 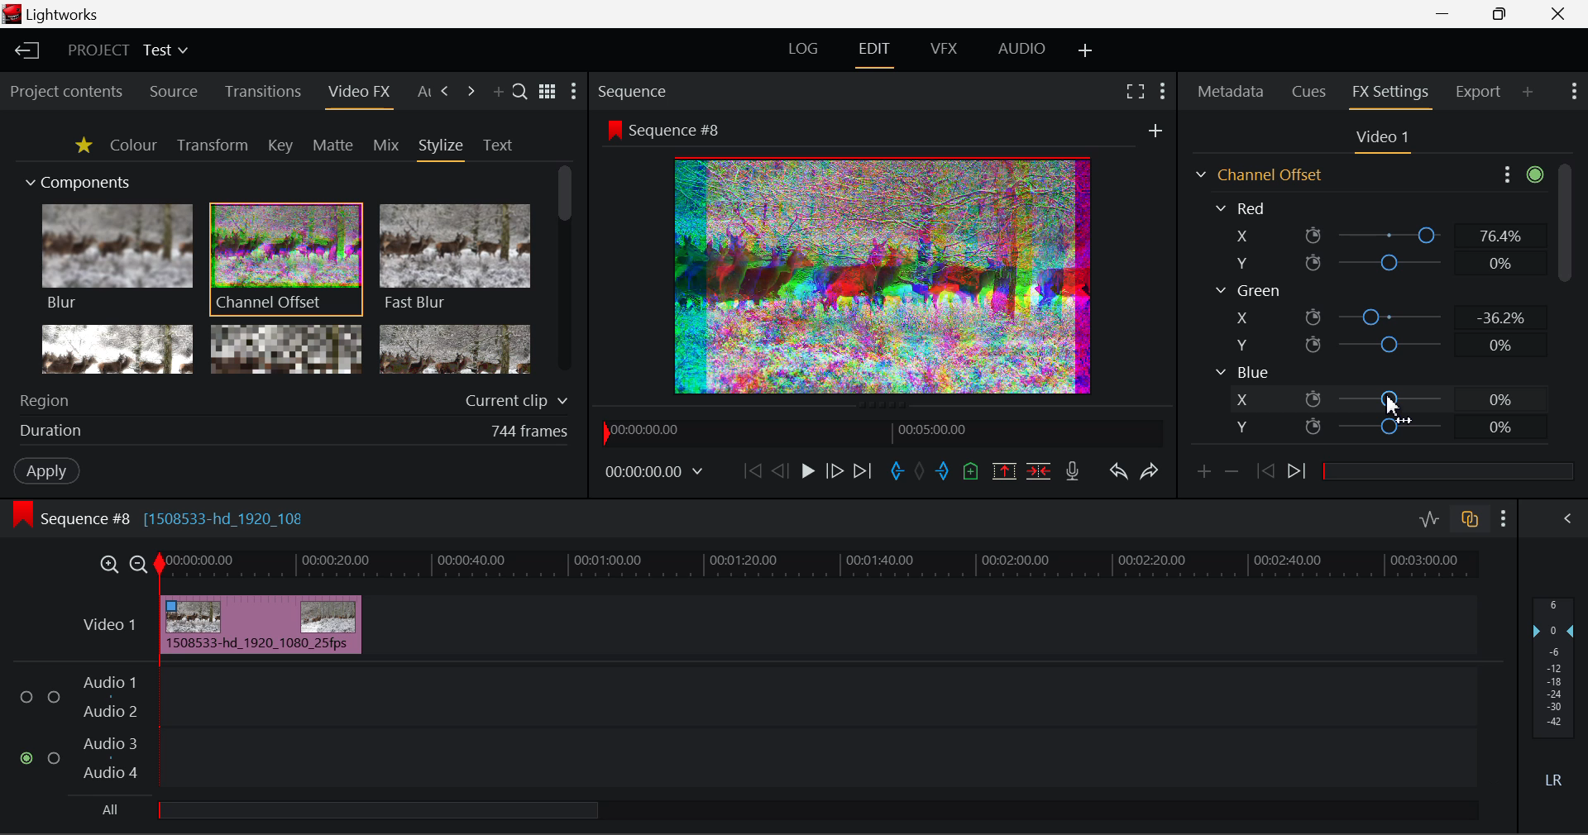 What do you see at coordinates (1229, 92) in the screenshot?
I see `Metadata Tab` at bounding box center [1229, 92].